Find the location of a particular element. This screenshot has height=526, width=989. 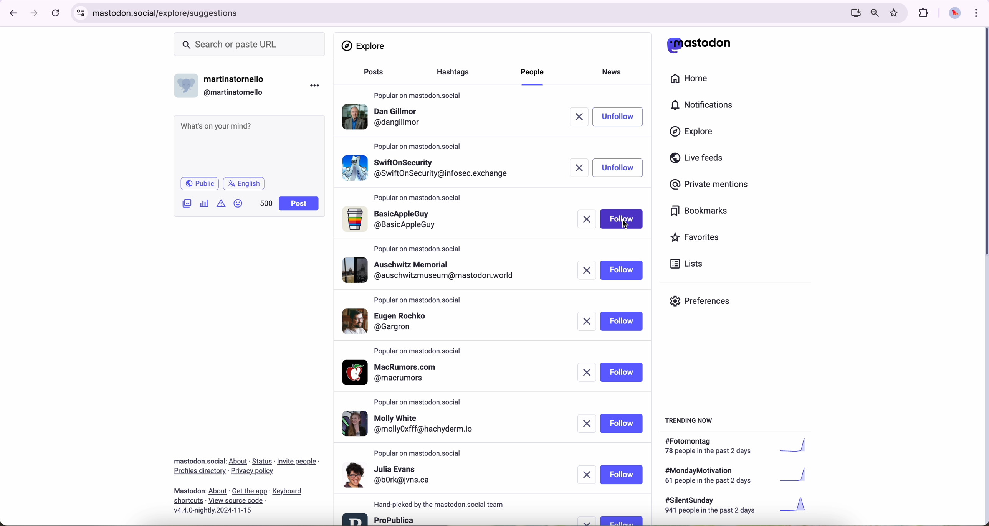

follow button is located at coordinates (622, 475).